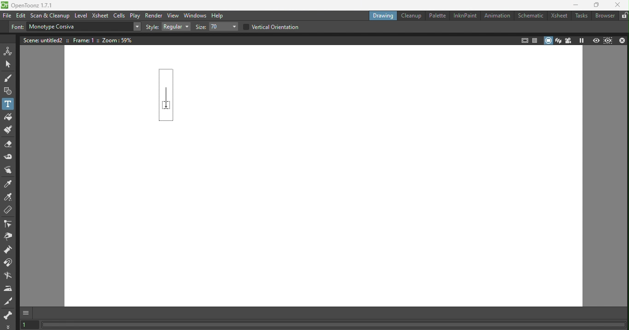  I want to click on Size, so click(200, 27).